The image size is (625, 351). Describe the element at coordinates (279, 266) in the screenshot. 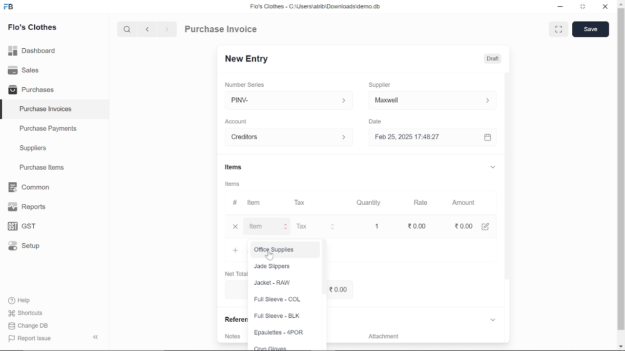

I see `Jade Slippers` at that location.